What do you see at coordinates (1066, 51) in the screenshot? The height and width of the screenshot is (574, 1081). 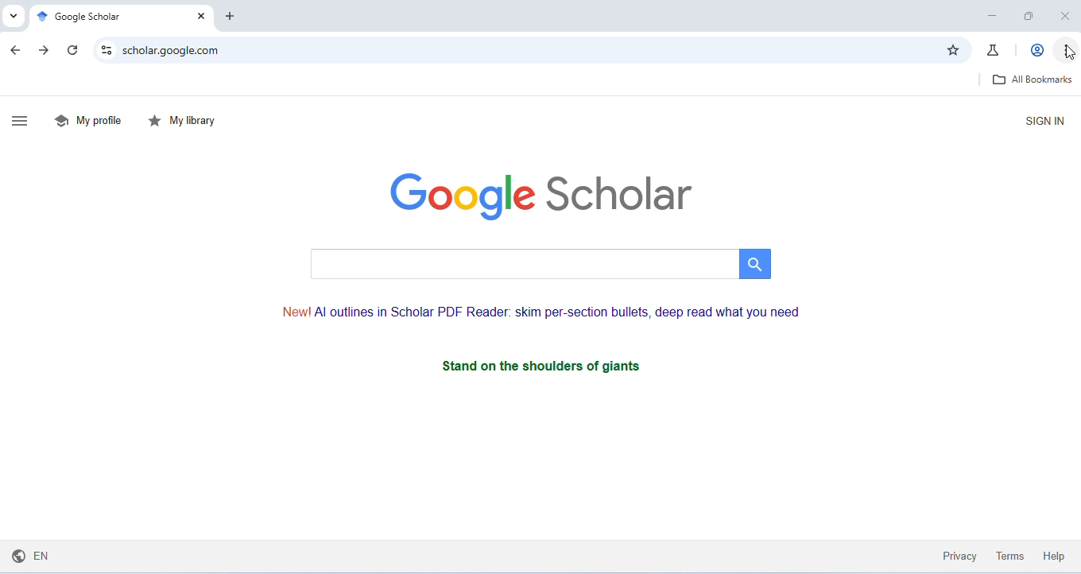 I see `customize and control chromium` at bounding box center [1066, 51].